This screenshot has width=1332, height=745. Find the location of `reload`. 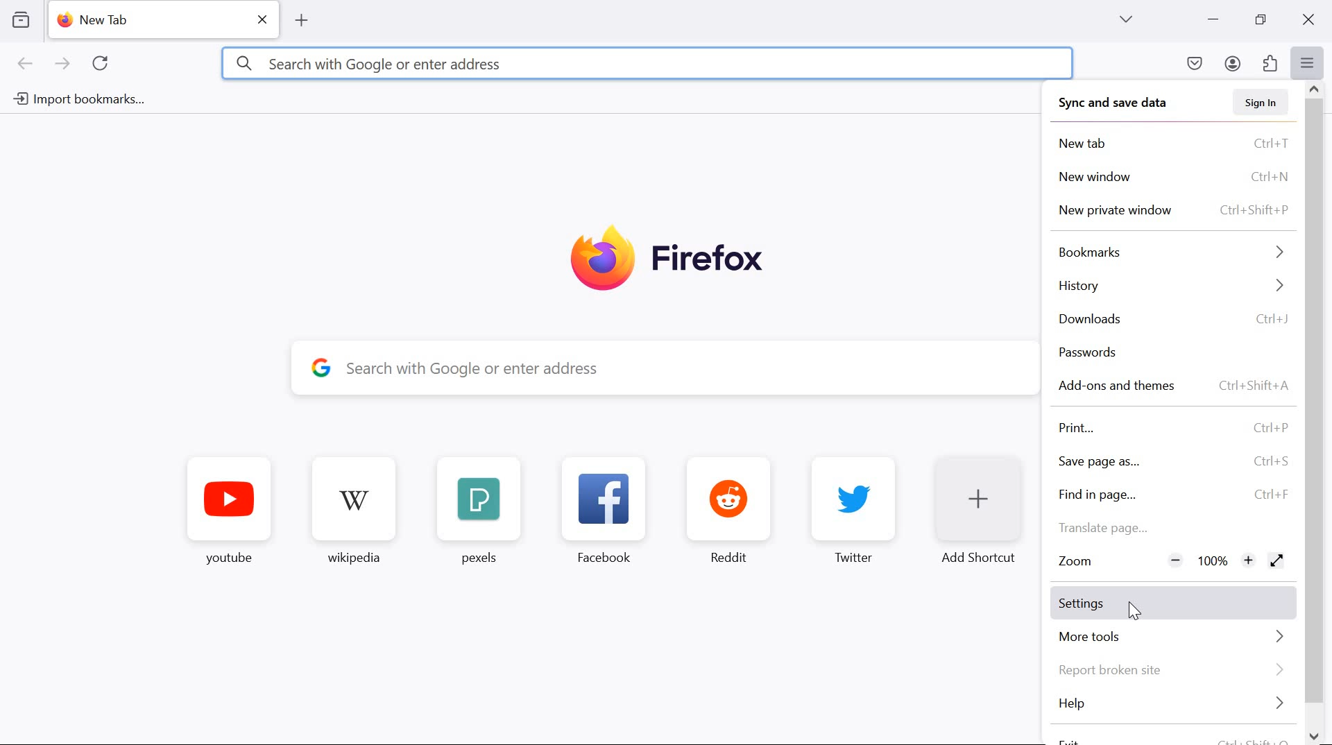

reload is located at coordinates (100, 62).